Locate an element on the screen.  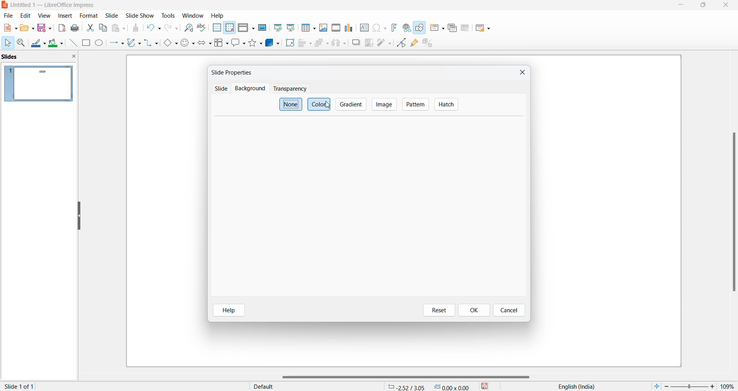
snap to grid is located at coordinates (229, 28).